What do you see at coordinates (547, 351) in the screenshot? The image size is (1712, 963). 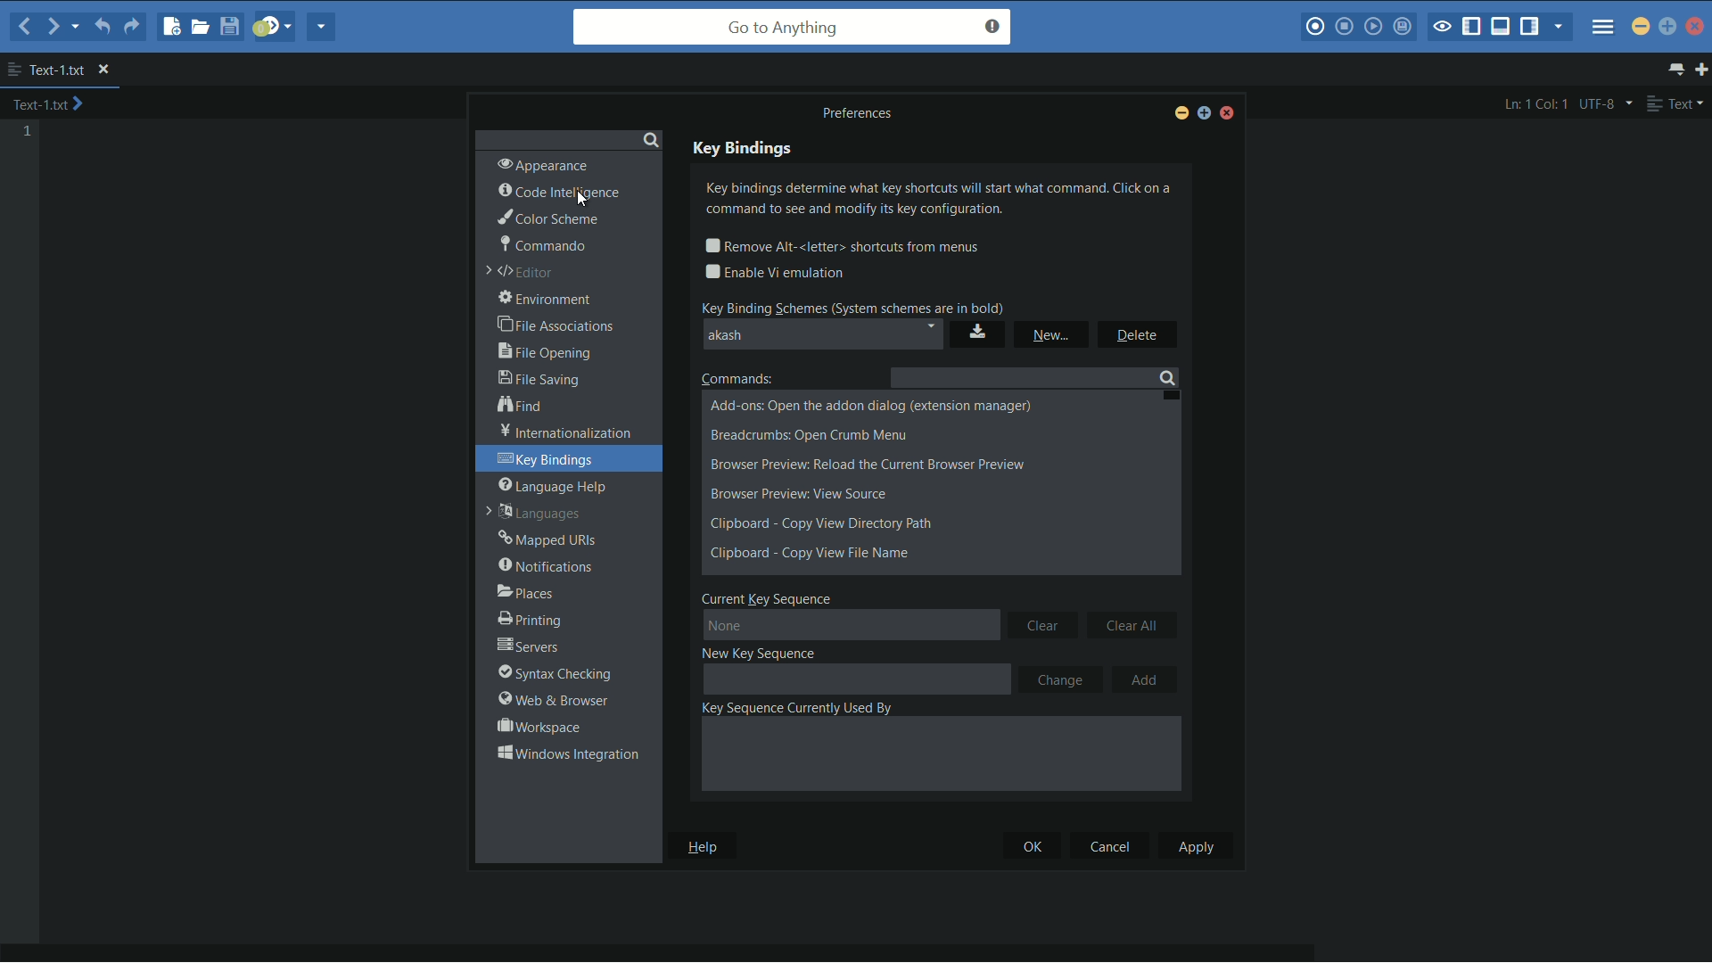 I see `file opening` at bounding box center [547, 351].